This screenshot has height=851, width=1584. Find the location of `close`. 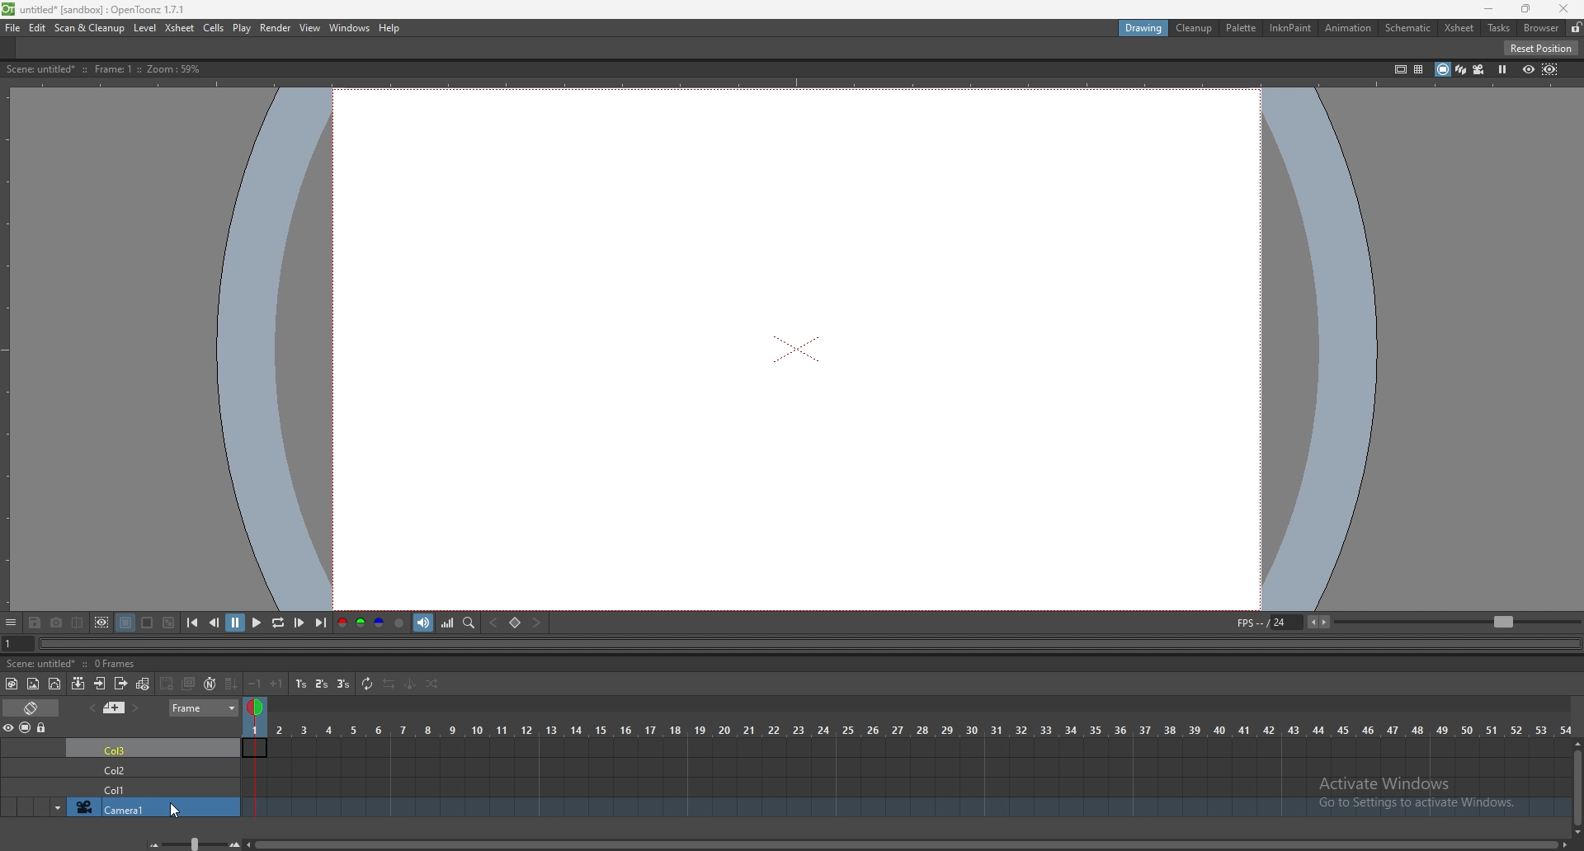

close is located at coordinates (1564, 9).